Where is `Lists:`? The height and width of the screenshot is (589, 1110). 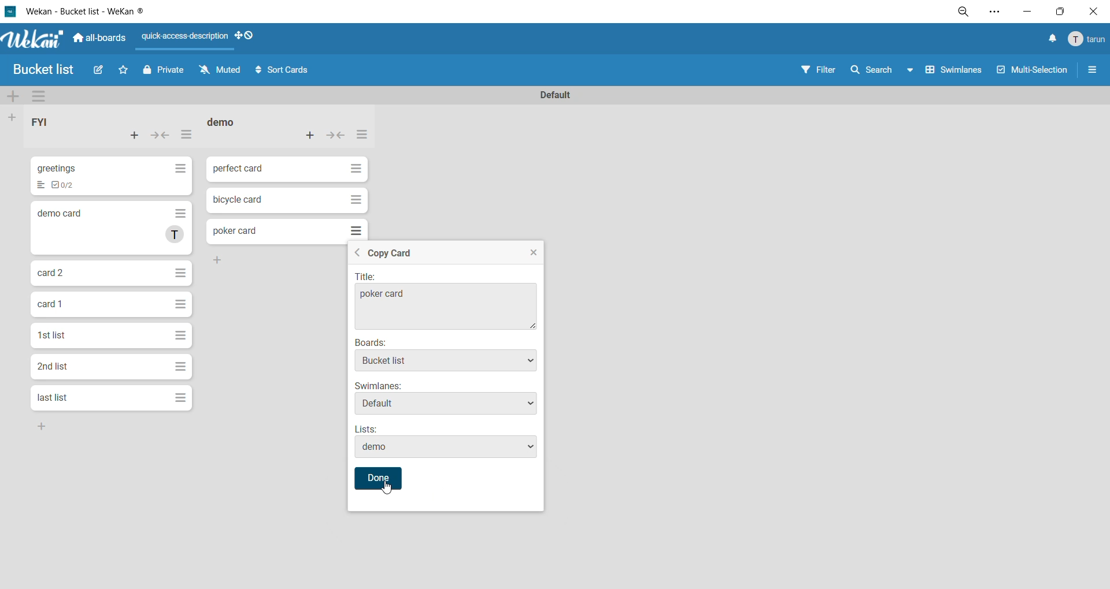 Lists: is located at coordinates (368, 427).